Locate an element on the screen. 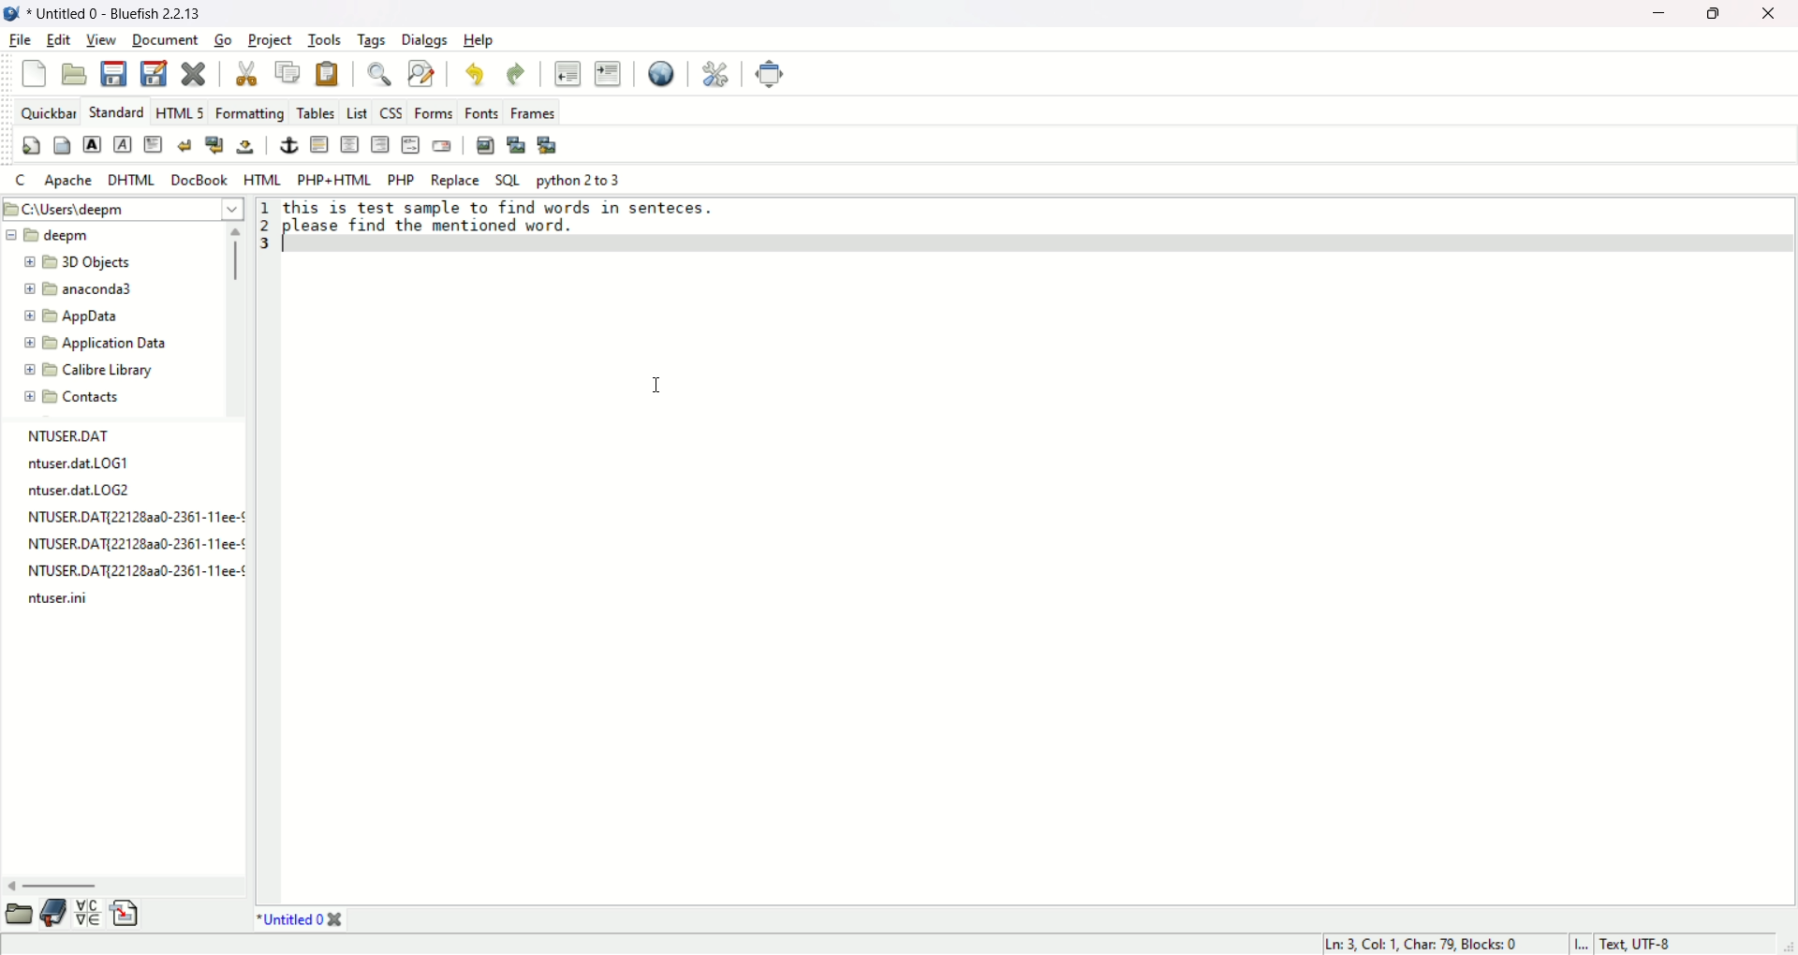 The height and width of the screenshot is (955, 1798). break is located at coordinates (183, 144).